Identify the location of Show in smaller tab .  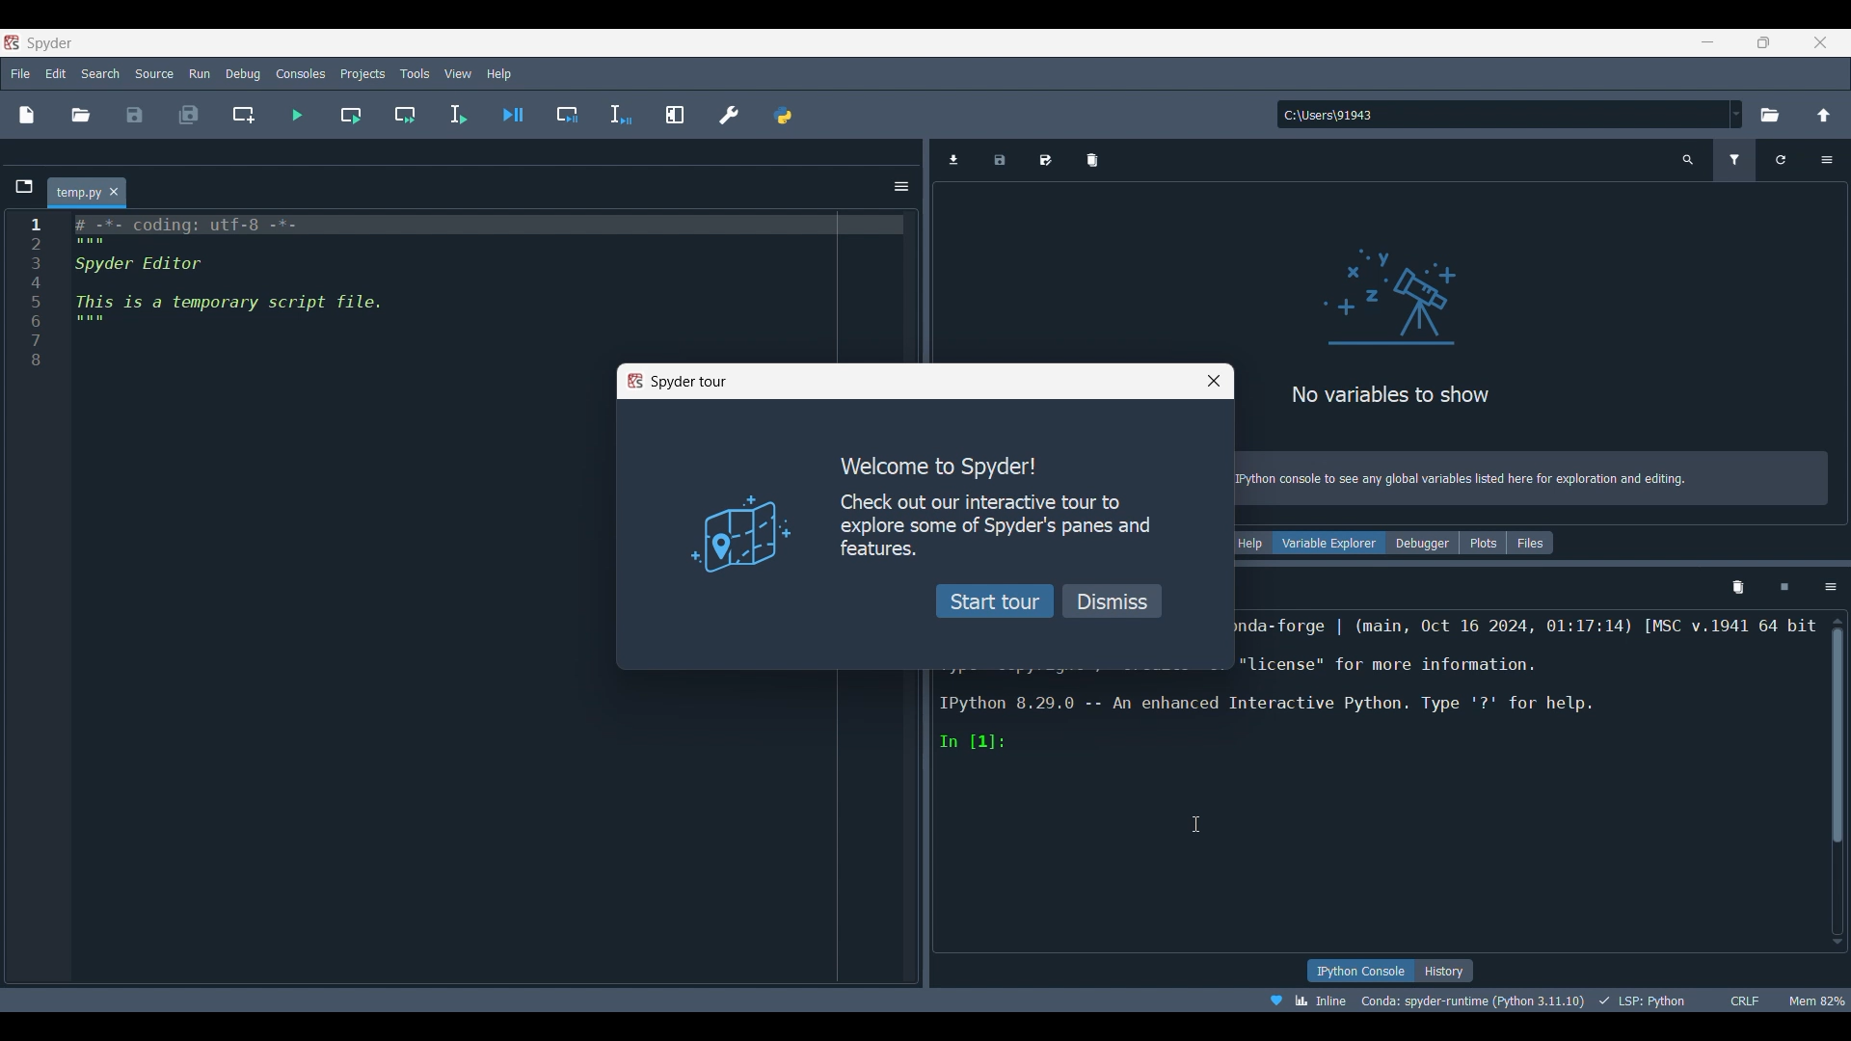
(1763, 42).